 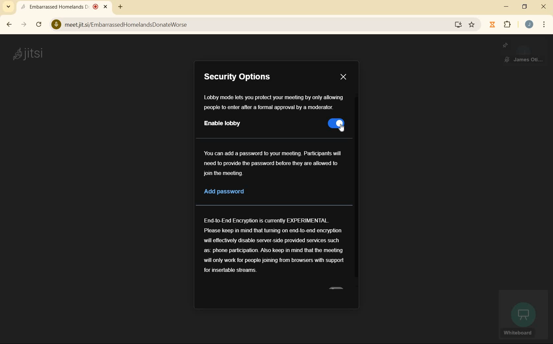 I want to click on account, so click(x=529, y=25).